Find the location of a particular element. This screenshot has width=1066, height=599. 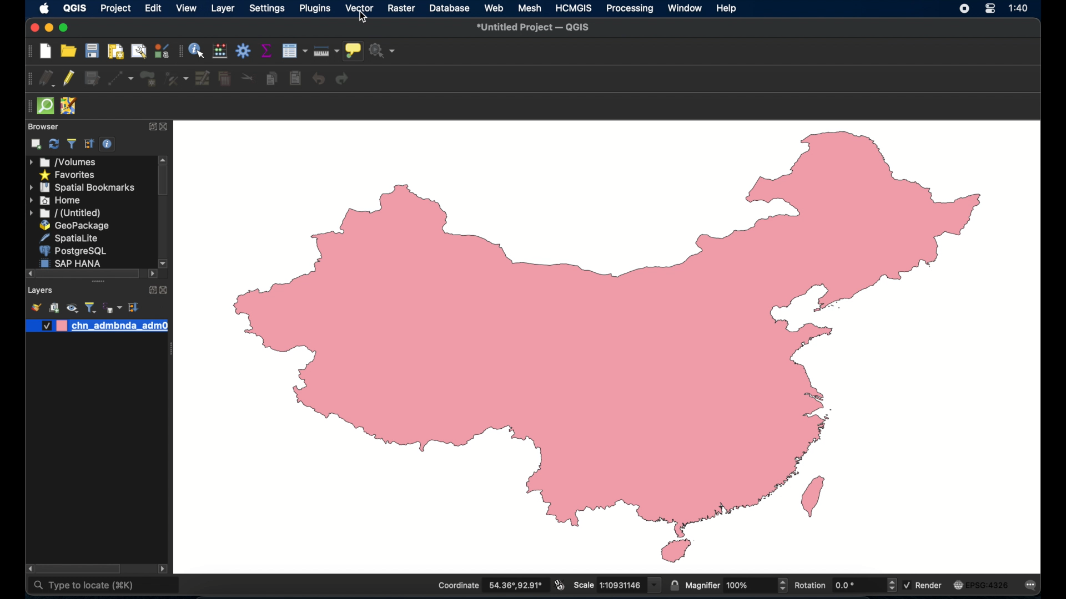

add polygon is located at coordinates (148, 79).